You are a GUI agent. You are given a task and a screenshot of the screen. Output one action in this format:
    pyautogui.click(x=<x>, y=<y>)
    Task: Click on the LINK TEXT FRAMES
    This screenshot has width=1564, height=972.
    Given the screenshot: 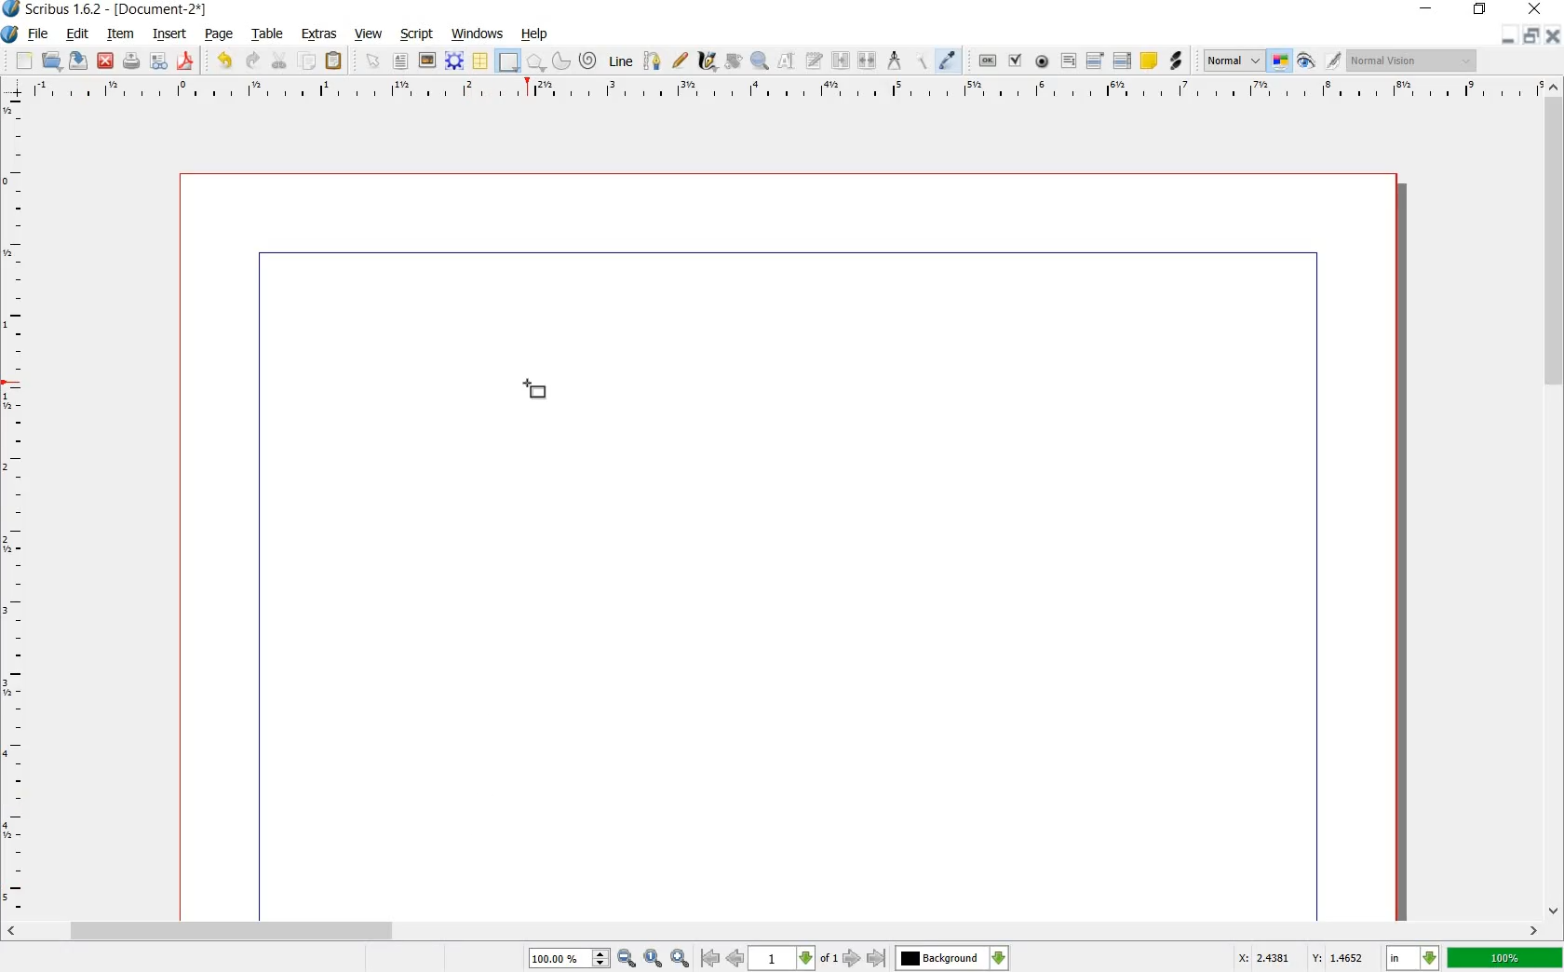 What is the action you would take?
    pyautogui.click(x=841, y=61)
    